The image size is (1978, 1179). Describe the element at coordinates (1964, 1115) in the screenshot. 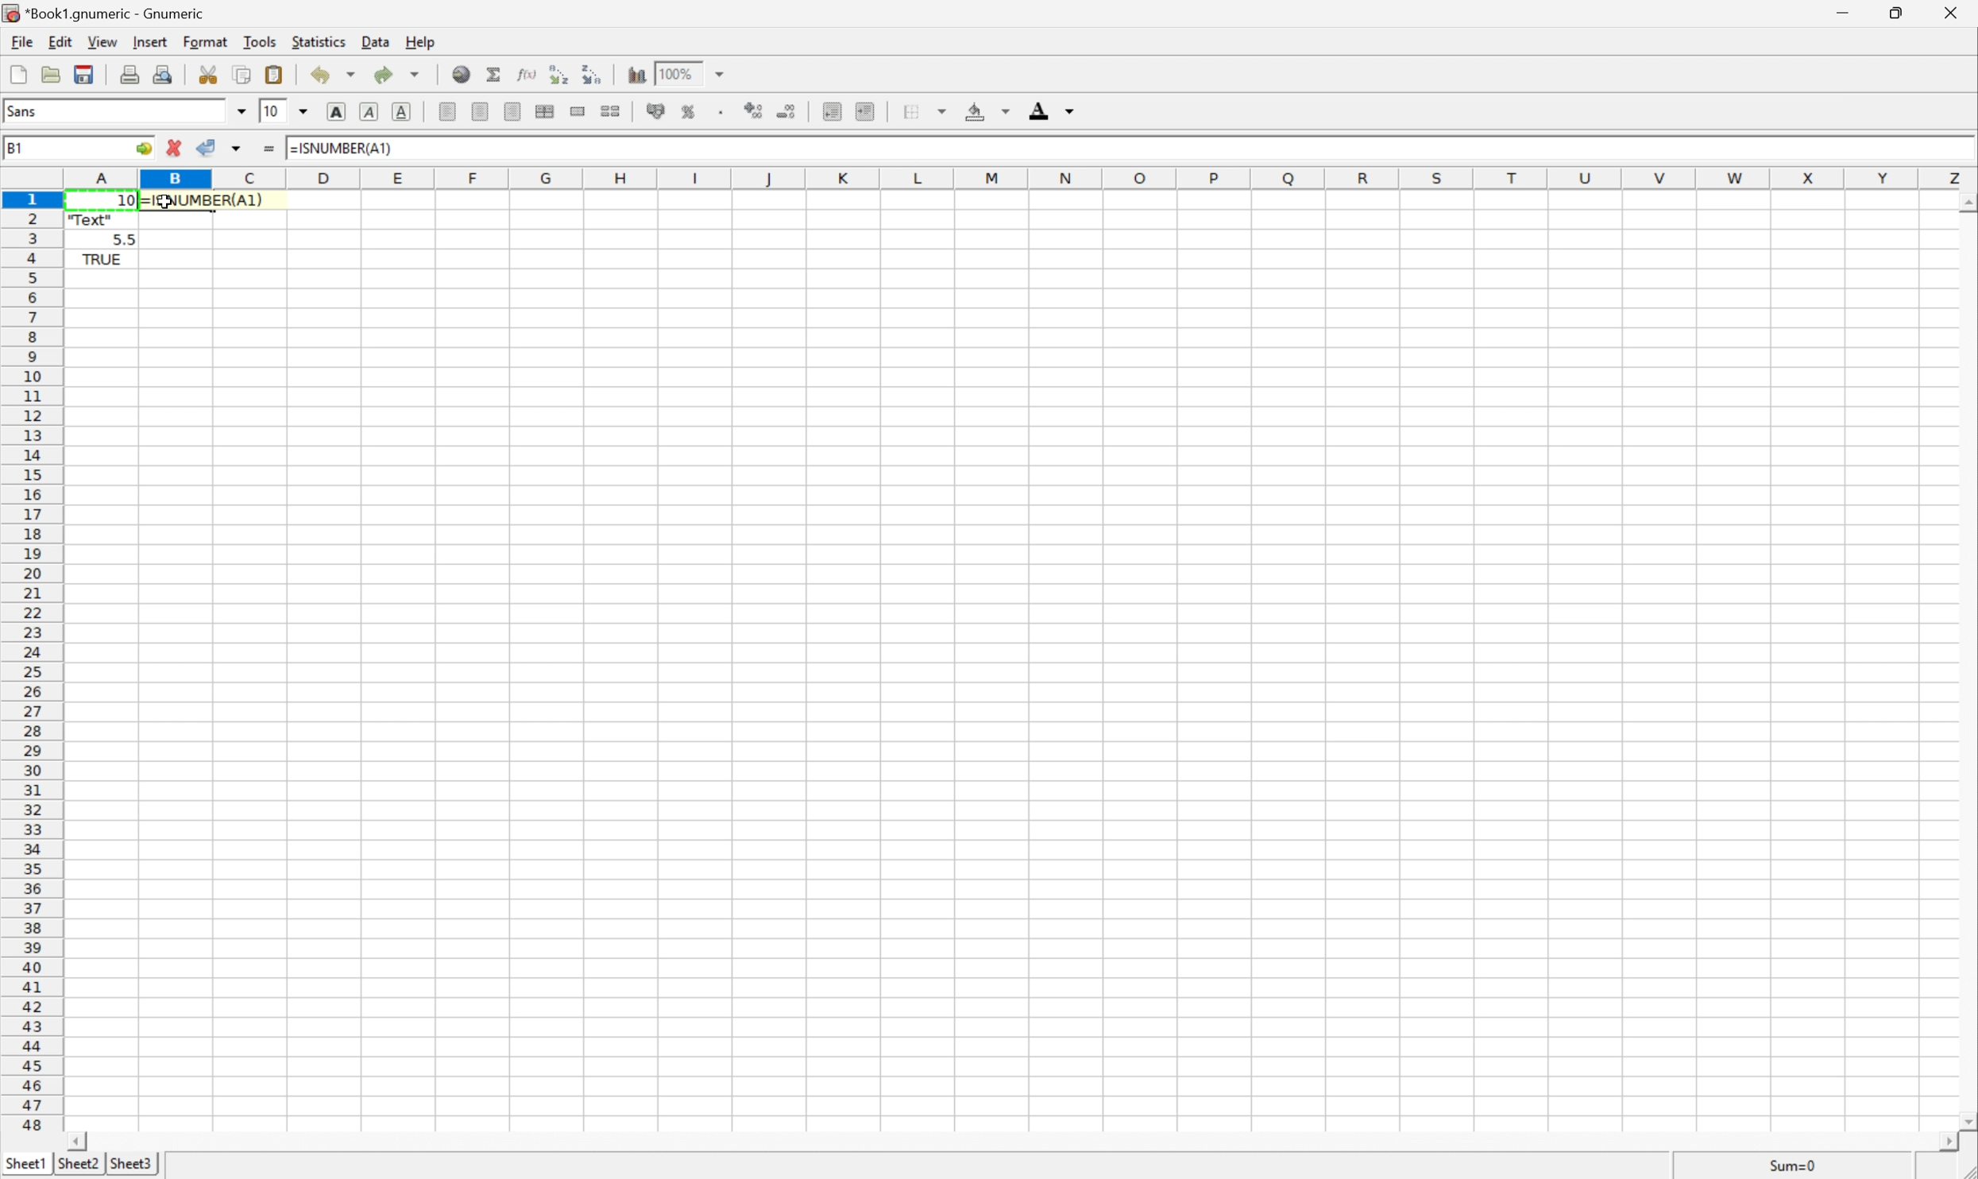

I see `Scroll Down` at that location.